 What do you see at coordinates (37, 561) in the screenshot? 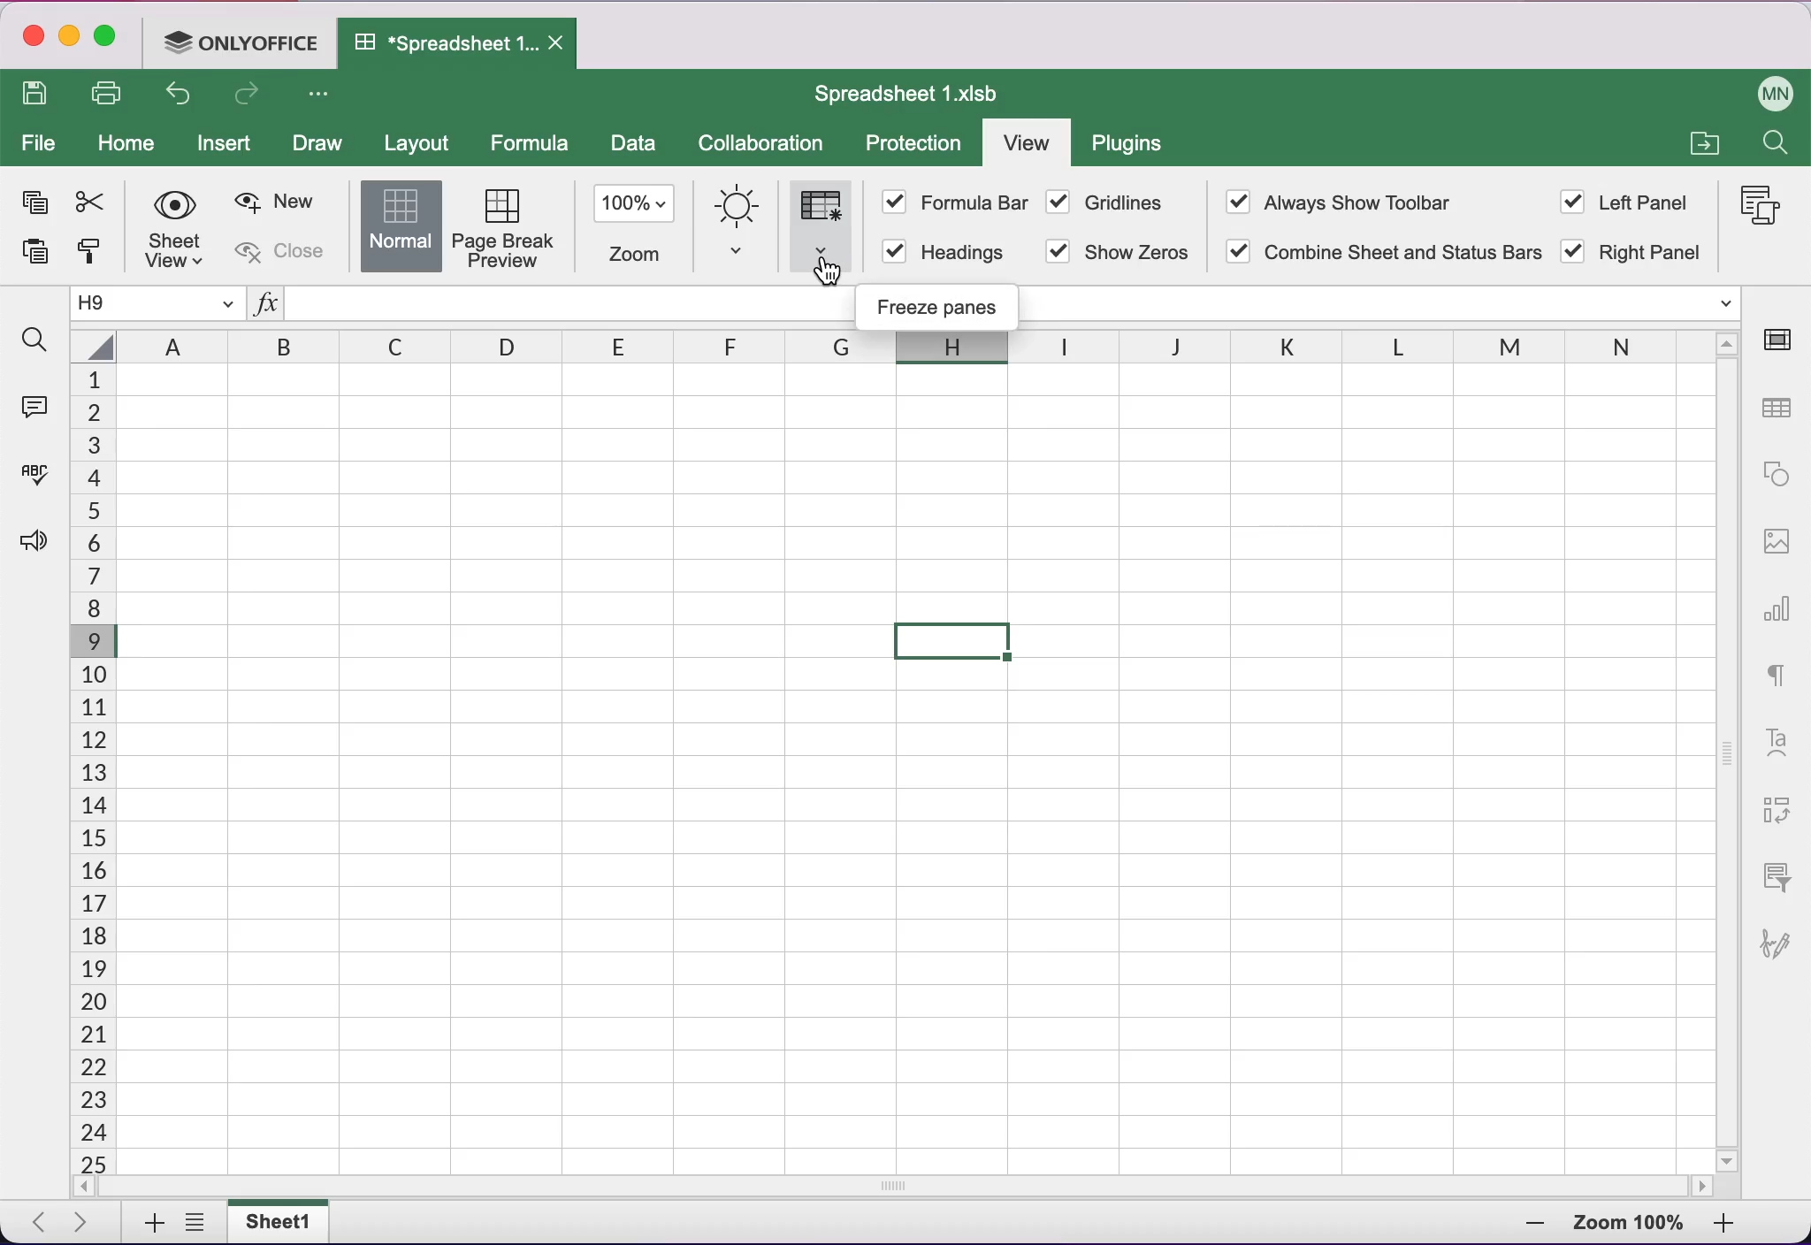
I see `feedback and support` at bounding box center [37, 561].